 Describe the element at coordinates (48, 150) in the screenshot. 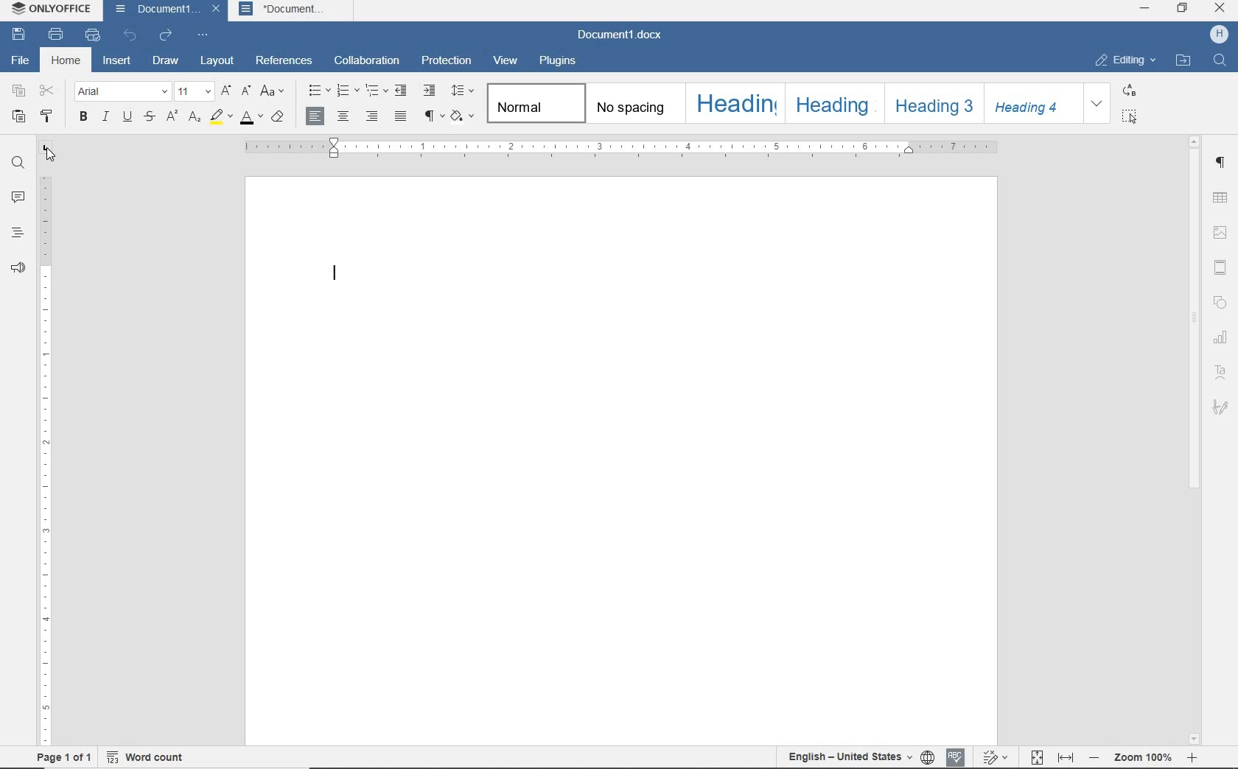

I see `TAB STOP` at that location.